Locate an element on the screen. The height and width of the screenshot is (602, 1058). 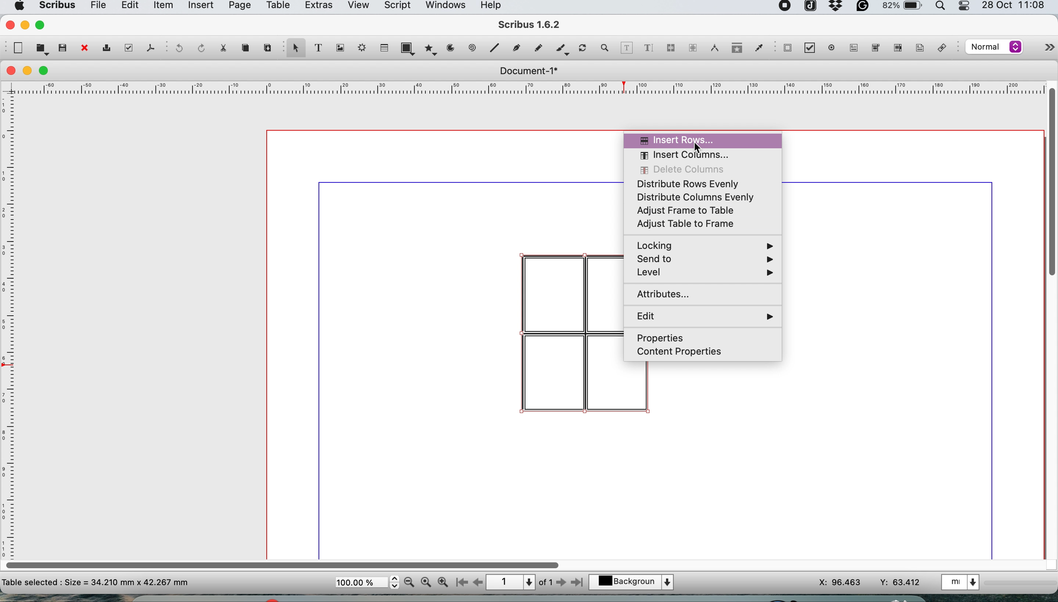
windows is located at coordinates (445, 7).